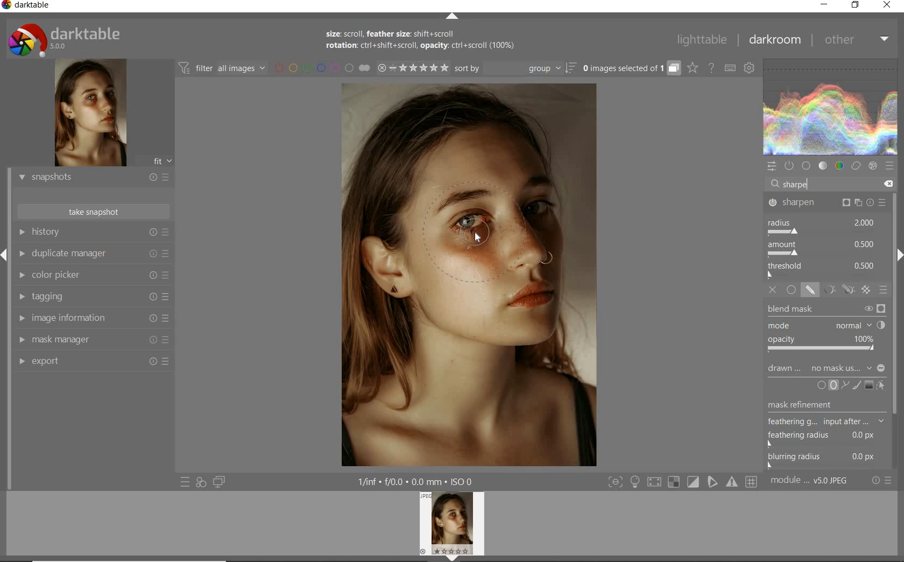  What do you see at coordinates (790, 166) in the screenshot?
I see `show only active modules` at bounding box center [790, 166].